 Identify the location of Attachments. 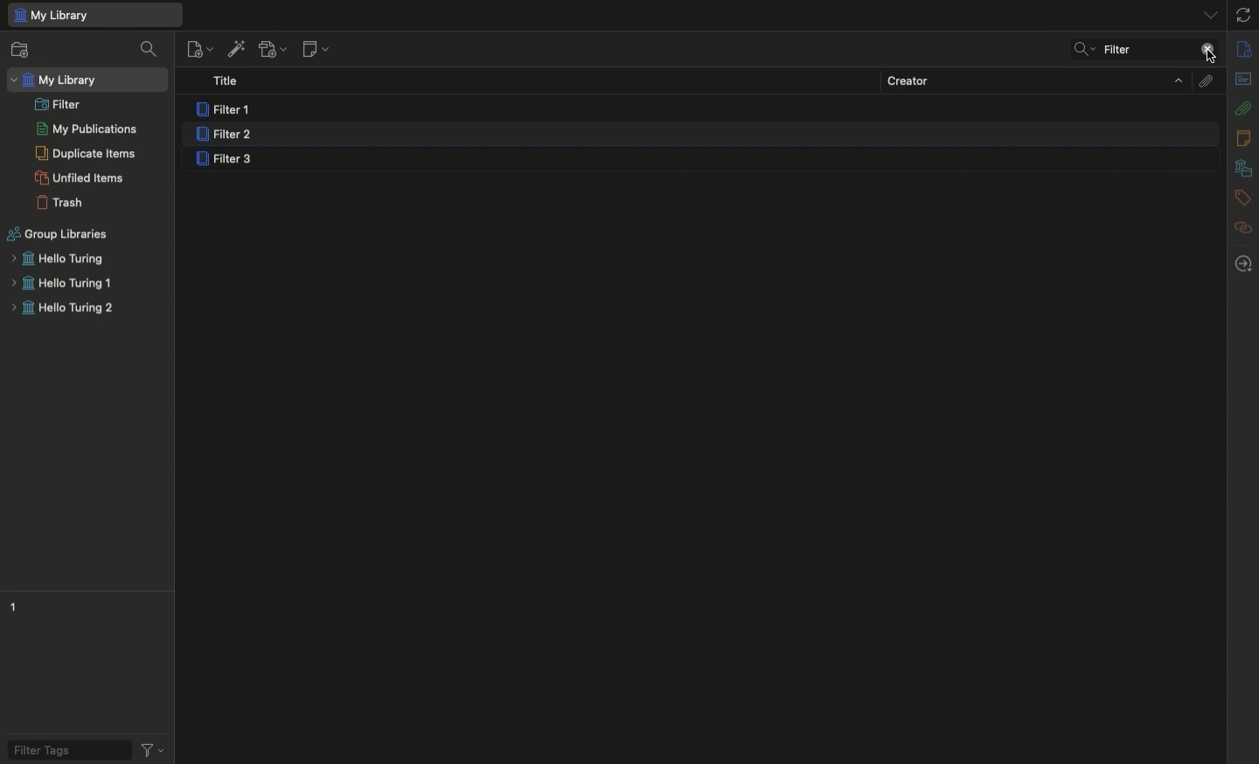
(1243, 108).